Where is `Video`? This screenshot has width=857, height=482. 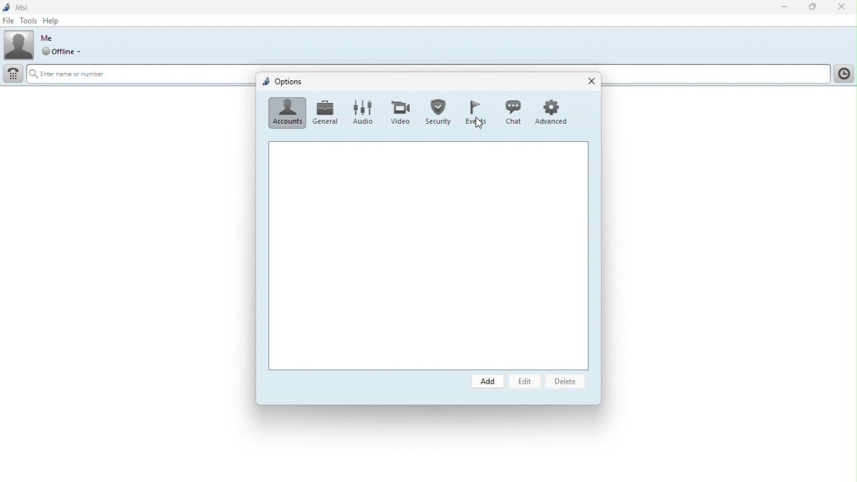
Video is located at coordinates (399, 108).